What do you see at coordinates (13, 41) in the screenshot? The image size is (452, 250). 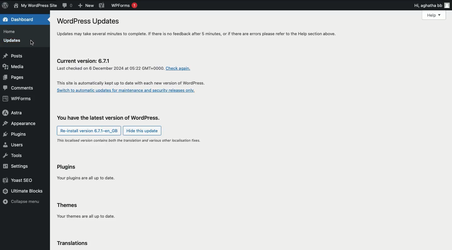 I see `Updates` at bounding box center [13, 41].